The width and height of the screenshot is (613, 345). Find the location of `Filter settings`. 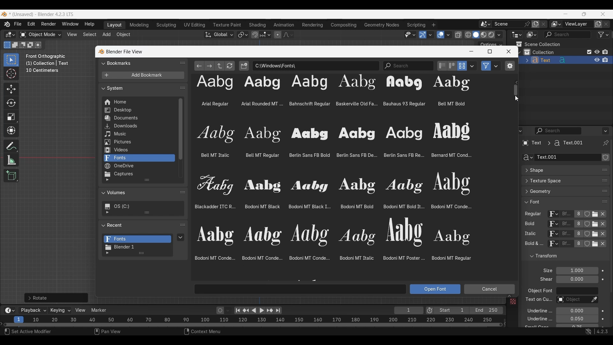

Filter settings is located at coordinates (496, 66).